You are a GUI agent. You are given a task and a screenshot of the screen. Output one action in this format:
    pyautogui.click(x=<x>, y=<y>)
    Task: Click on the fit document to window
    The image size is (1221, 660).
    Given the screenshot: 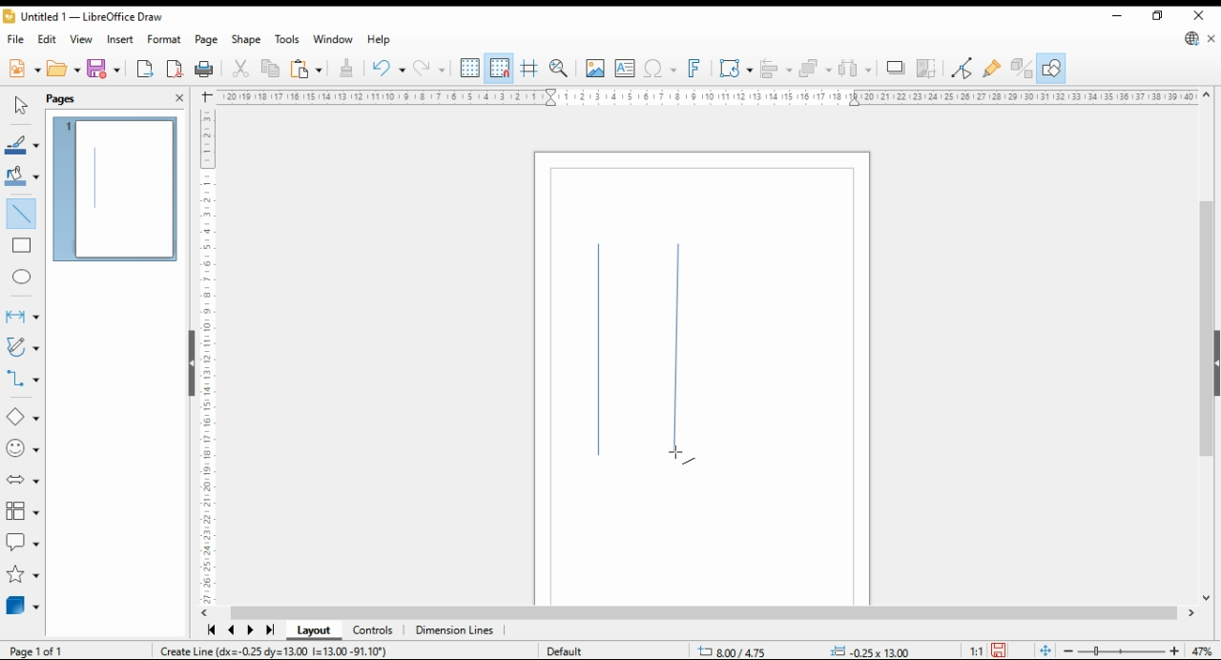 What is the action you would take?
    pyautogui.click(x=1045, y=649)
    